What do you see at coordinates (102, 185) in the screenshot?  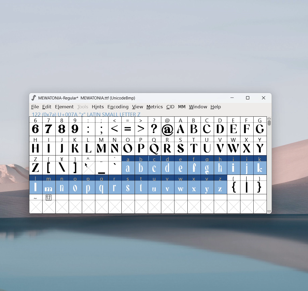 I see `q` at bounding box center [102, 185].